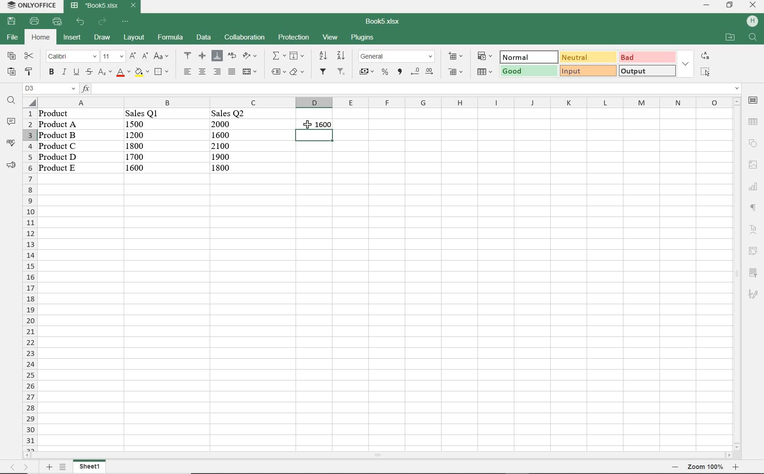 The image size is (764, 474). I want to click on accounting style, so click(367, 71).